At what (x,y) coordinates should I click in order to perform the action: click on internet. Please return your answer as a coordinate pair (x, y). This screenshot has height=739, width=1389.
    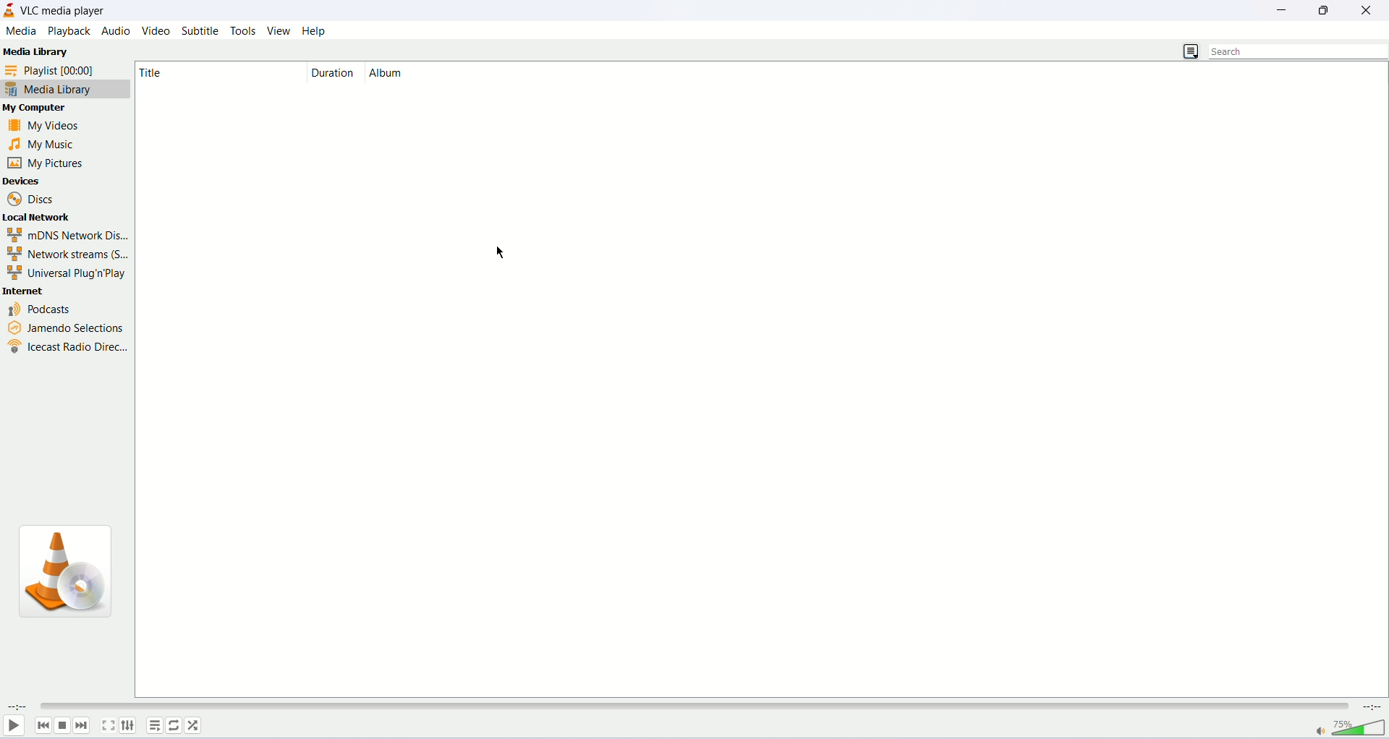
    Looking at the image, I should click on (25, 291).